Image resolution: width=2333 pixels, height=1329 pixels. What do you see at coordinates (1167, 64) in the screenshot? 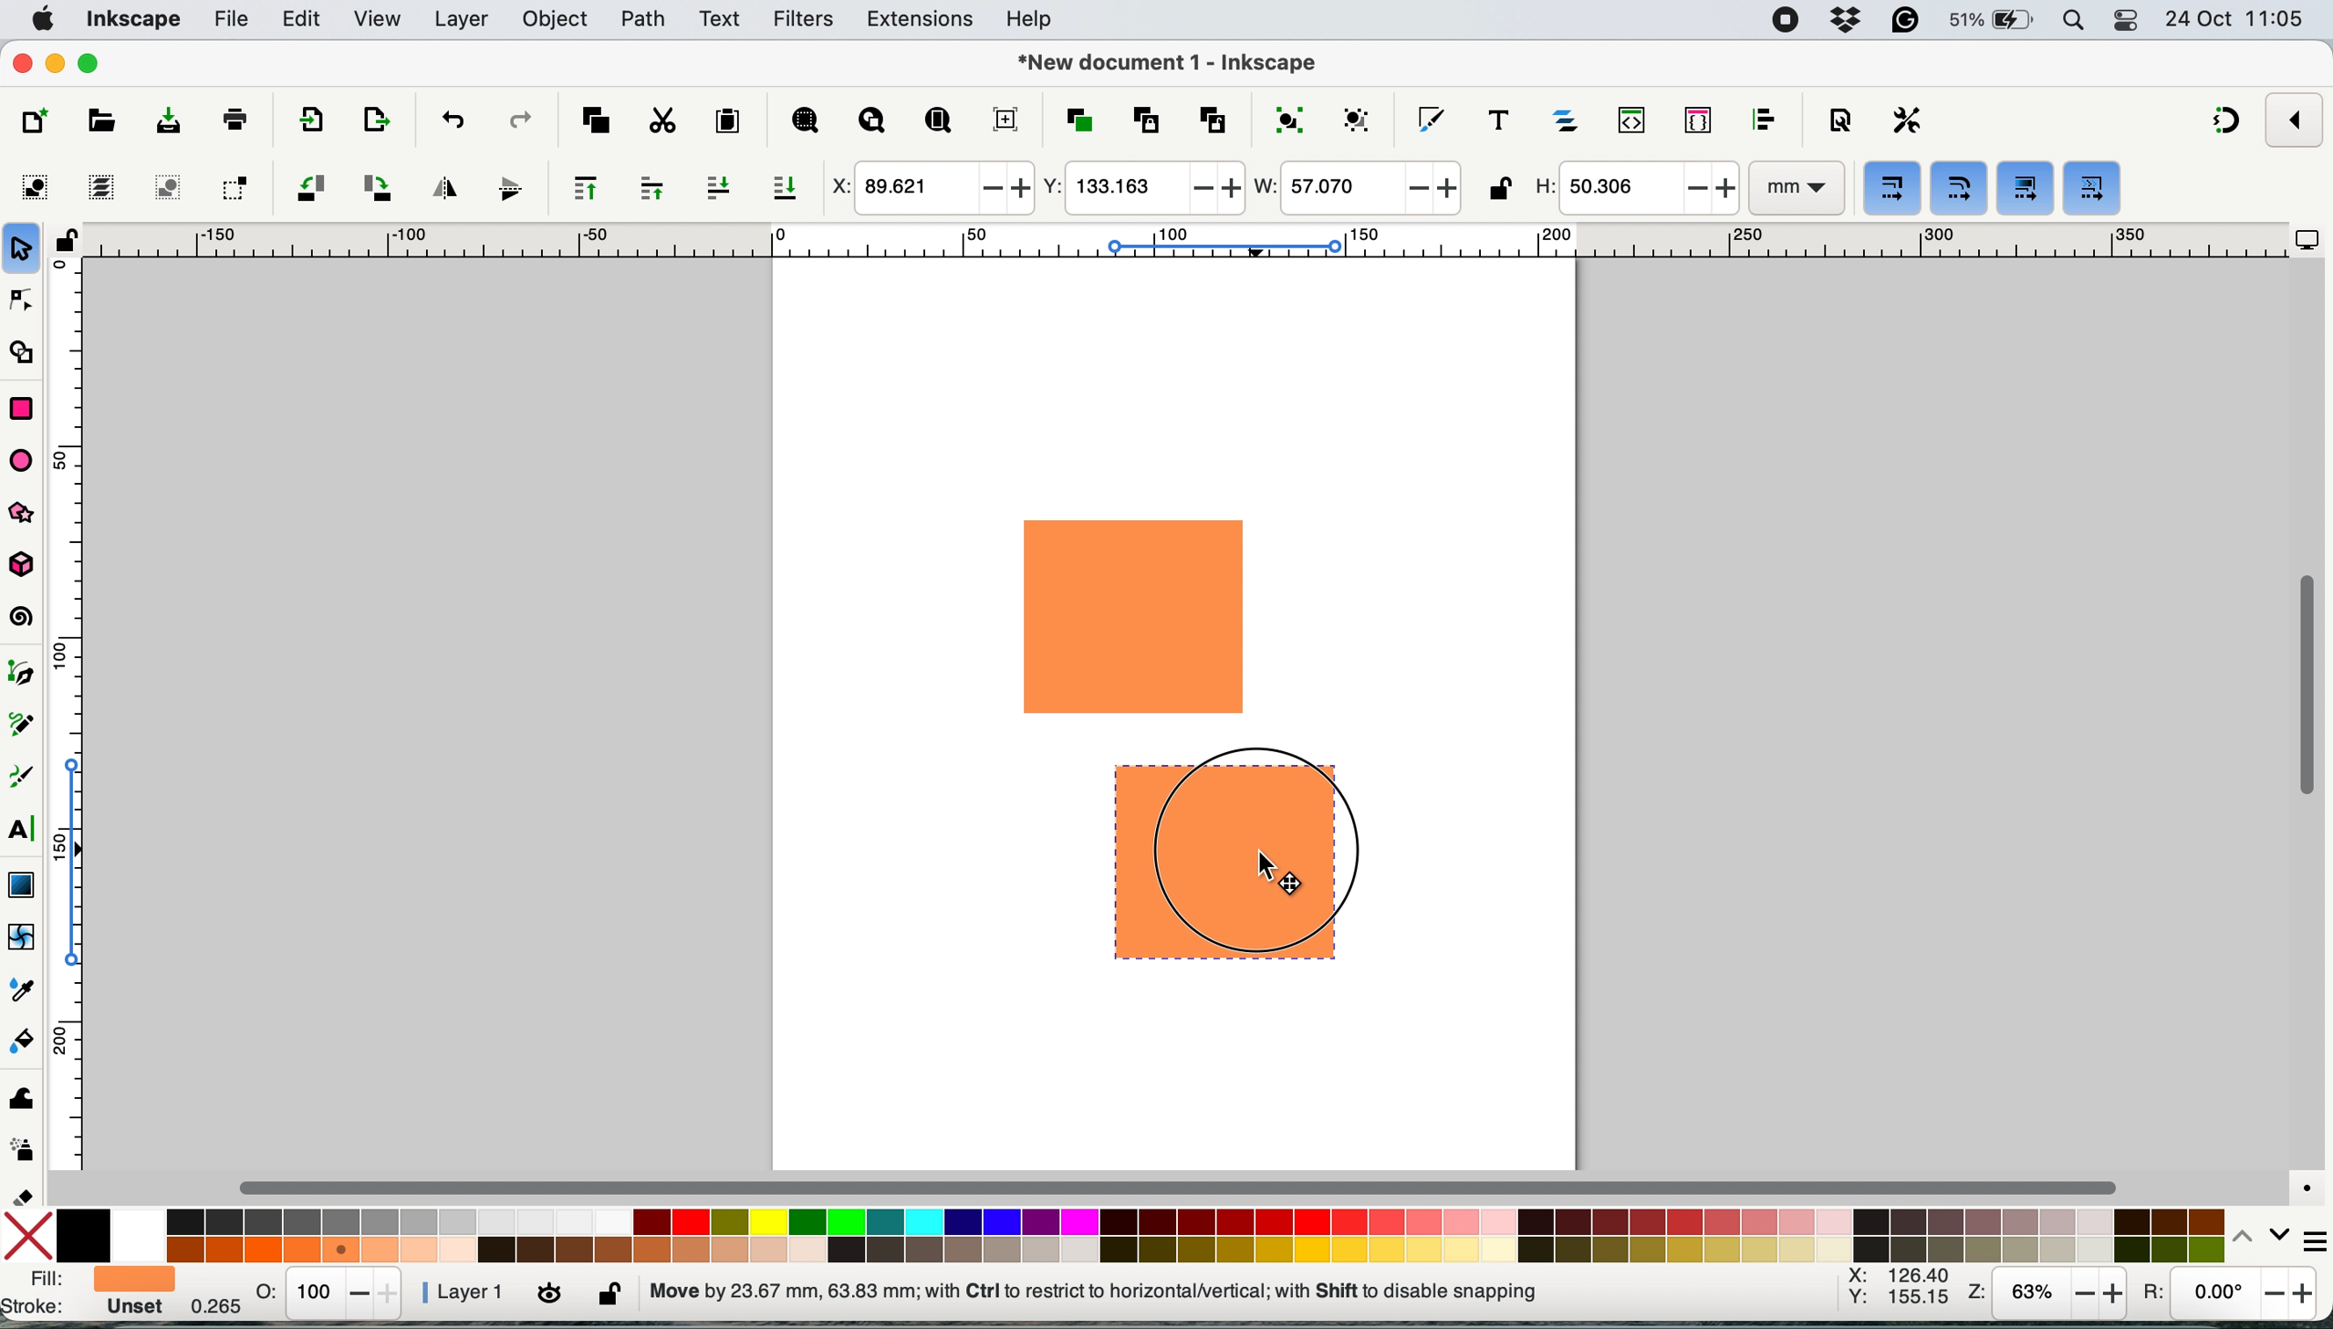
I see `document name` at bounding box center [1167, 64].